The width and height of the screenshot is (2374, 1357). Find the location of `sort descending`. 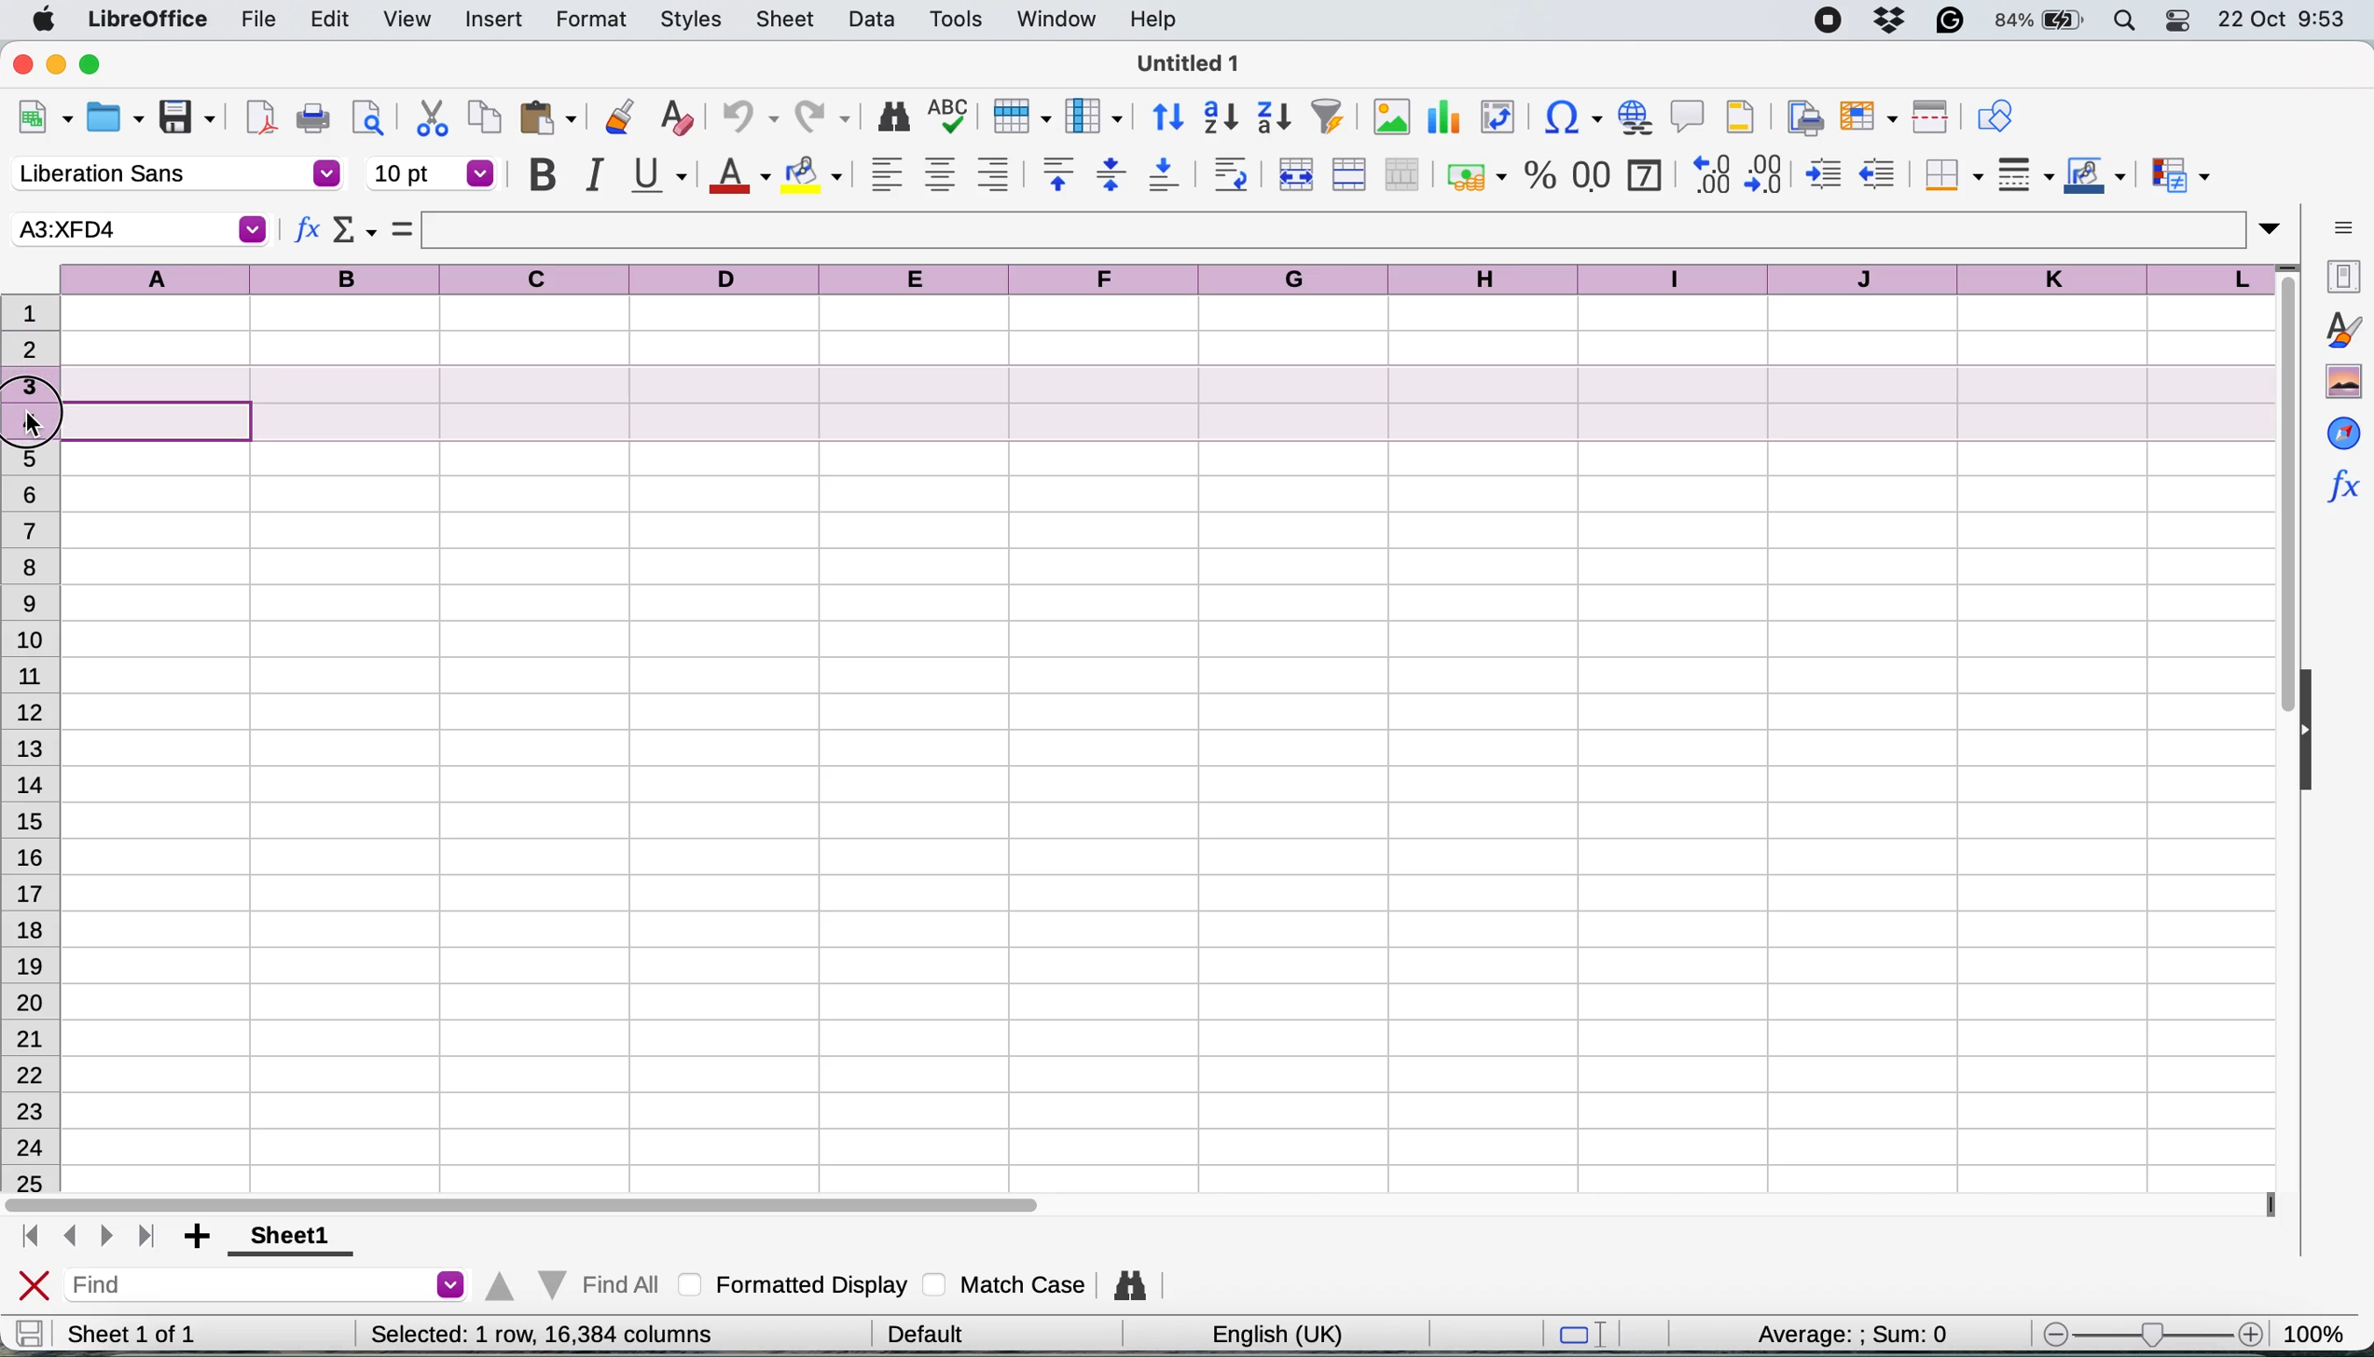

sort descending is located at coordinates (1275, 119).